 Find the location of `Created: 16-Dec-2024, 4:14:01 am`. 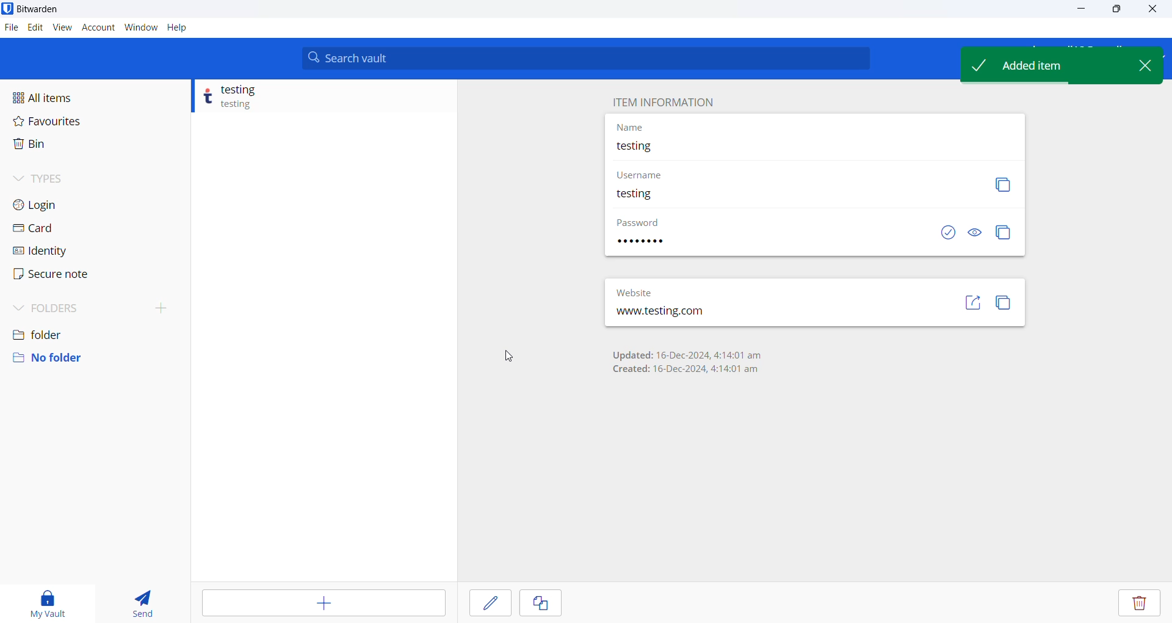

Created: 16-Dec-2024, 4:14:01 am is located at coordinates (687, 370).